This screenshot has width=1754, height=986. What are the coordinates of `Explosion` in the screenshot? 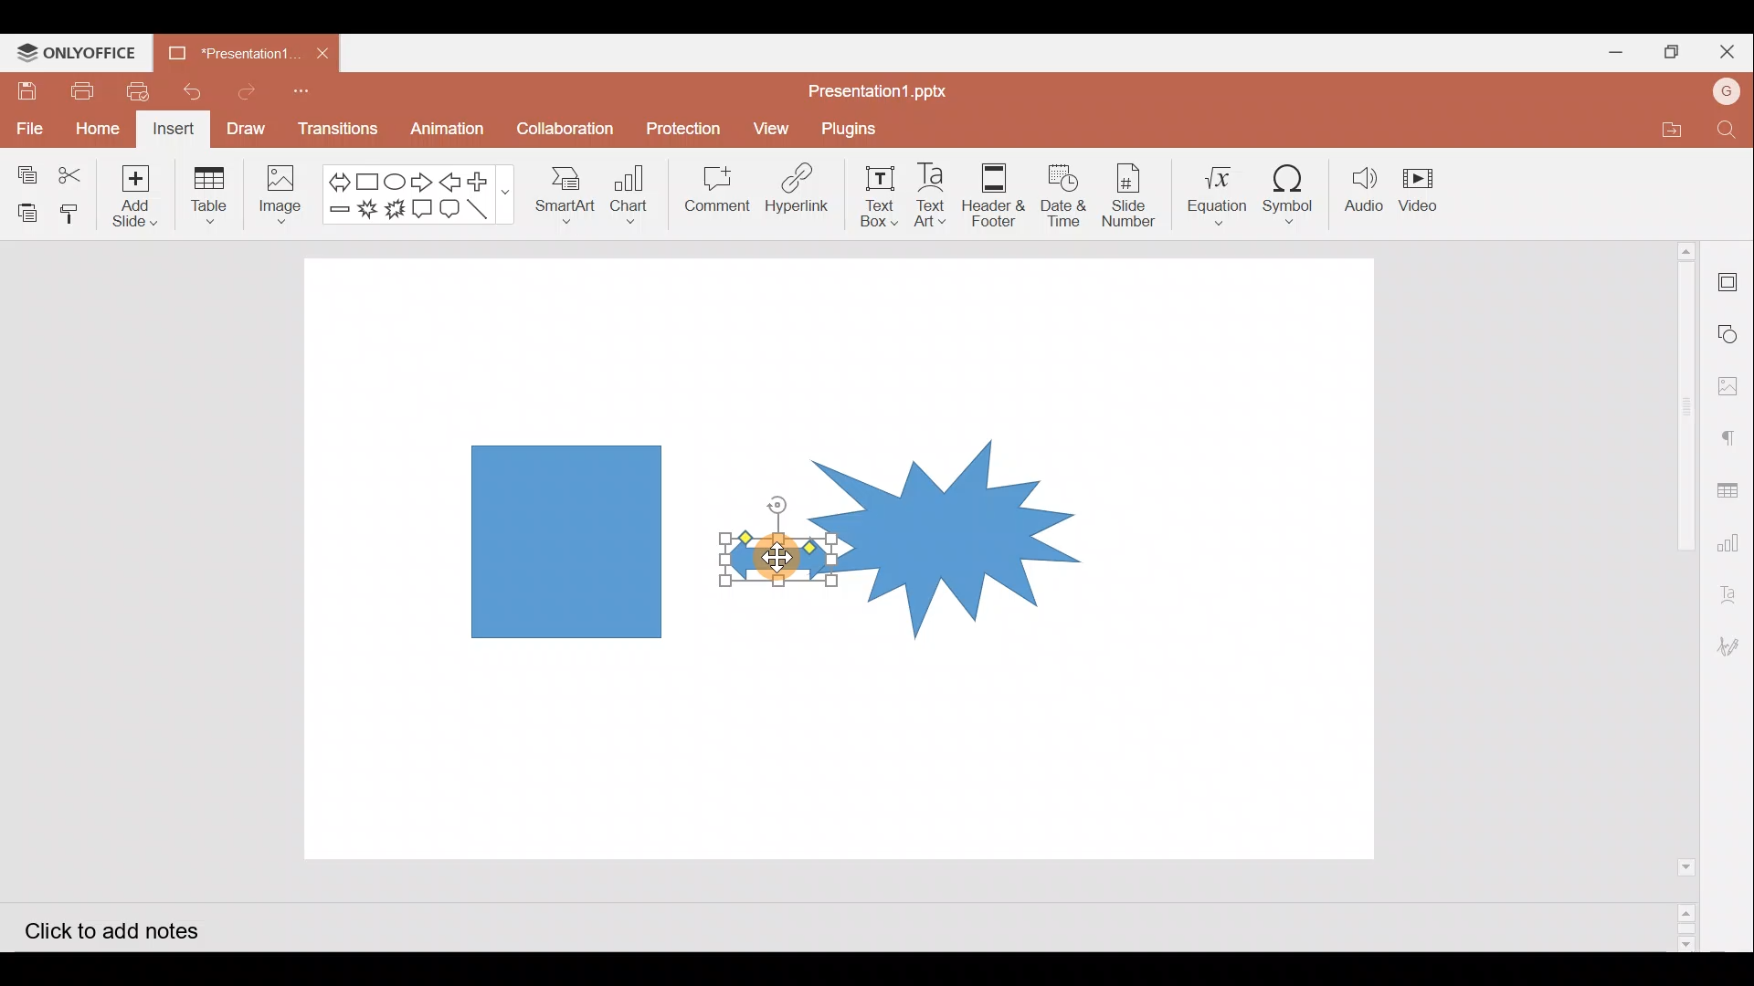 It's located at (947, 517).